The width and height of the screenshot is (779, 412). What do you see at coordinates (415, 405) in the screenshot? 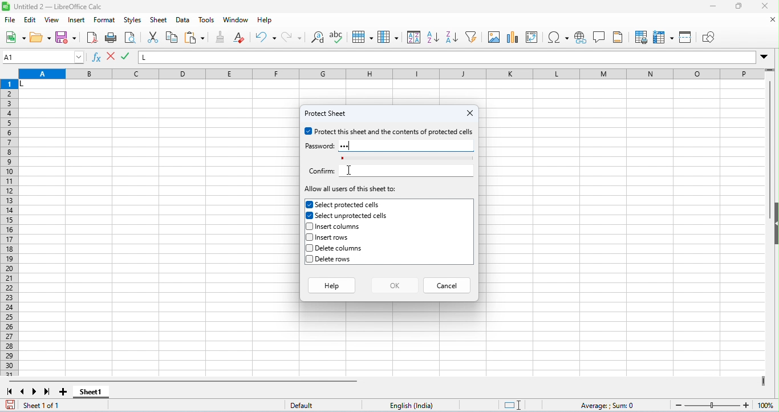
I see `language` at bounding box center [415, 405].